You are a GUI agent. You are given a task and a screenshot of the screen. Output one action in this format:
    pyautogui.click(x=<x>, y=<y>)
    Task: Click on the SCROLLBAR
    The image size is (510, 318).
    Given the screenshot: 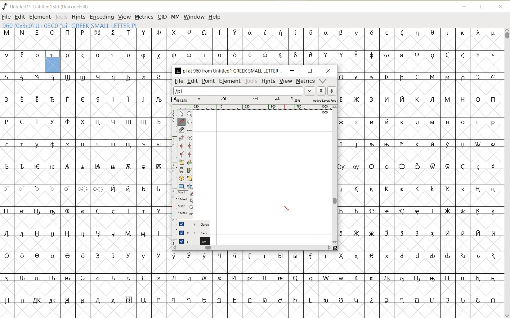 What is the action you would take?
    pyautogui.click(x=335, y=175)
    